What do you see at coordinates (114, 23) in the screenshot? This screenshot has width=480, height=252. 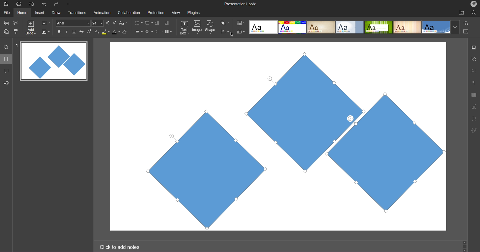 I see `Decrease Font` at bounding box center [114, 23].